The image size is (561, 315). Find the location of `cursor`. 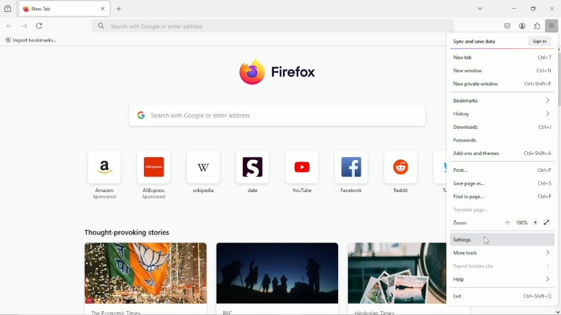

cursor is located at coordinates (489, 240).